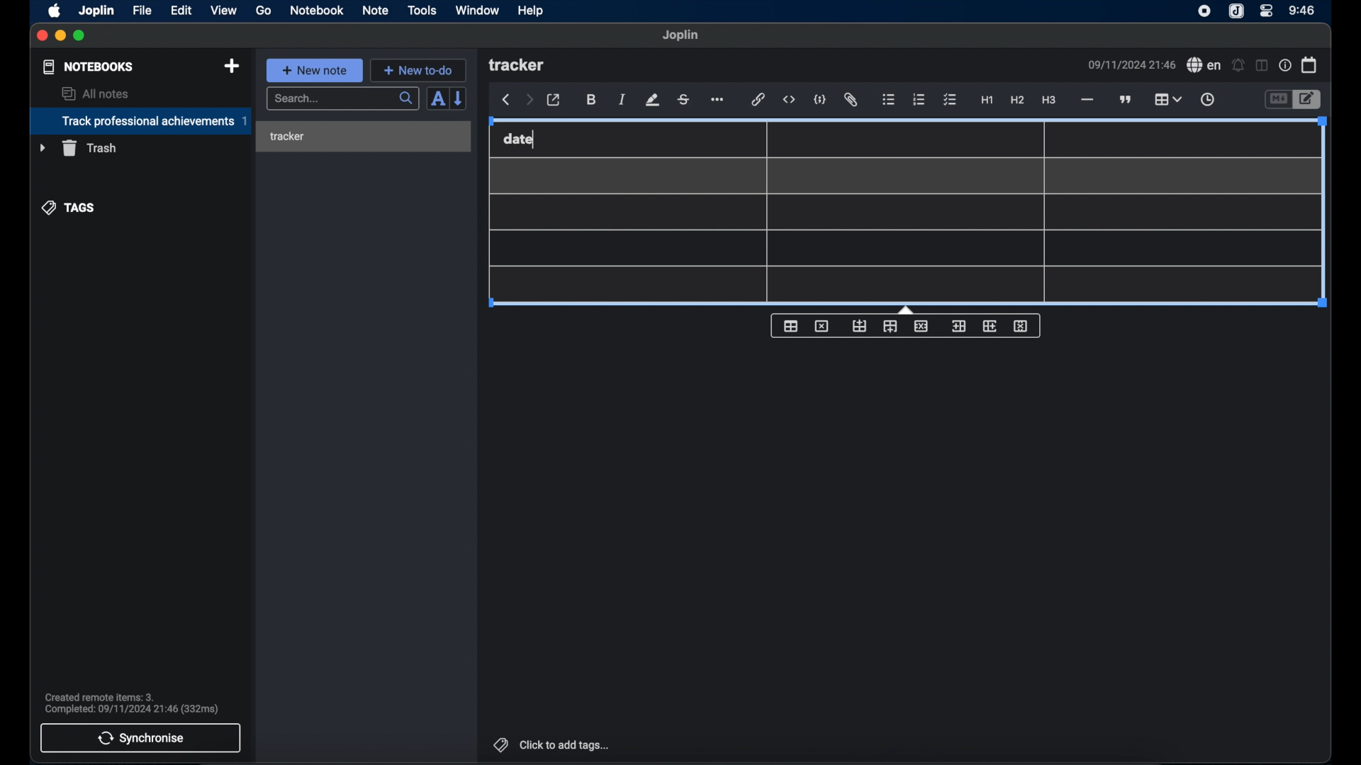 The height and width of the screenshot is (765, 1361). Describe the element at coordinates (97, 10) in the screenshot. I see `joplin` at that location.